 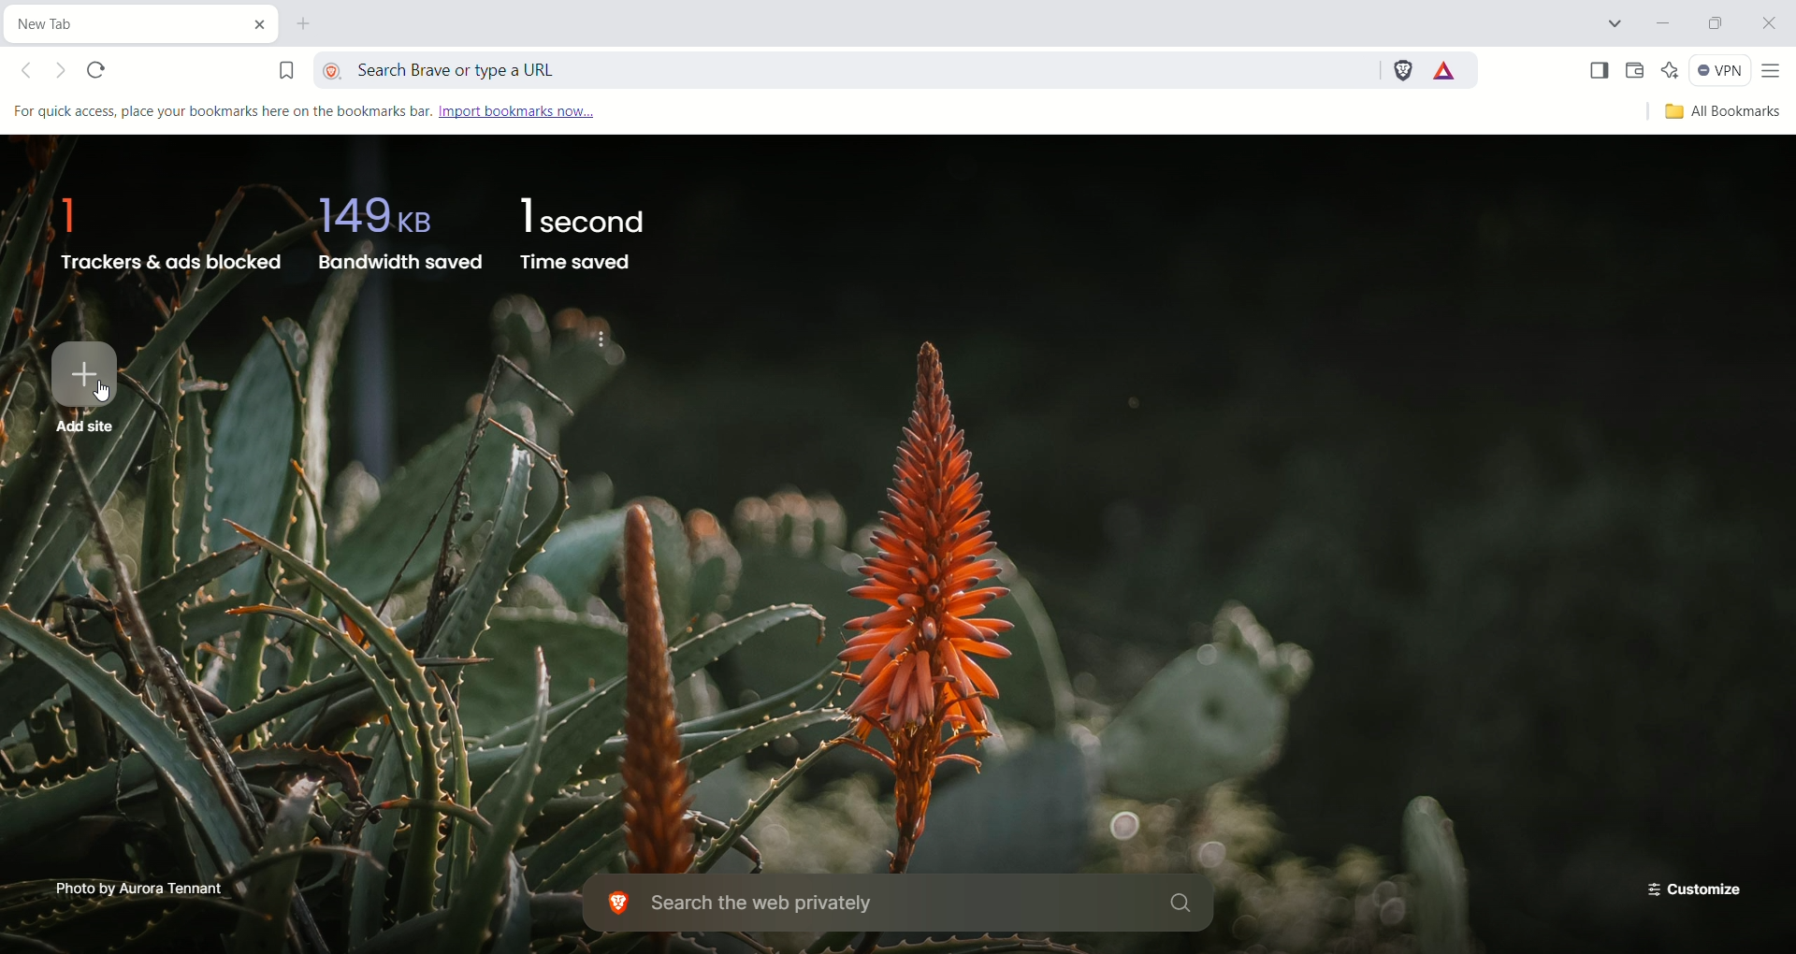 What do you see at coordinates (265, 23) in the screenshot?
I see `close current tab` at bounding box center [265, 23].